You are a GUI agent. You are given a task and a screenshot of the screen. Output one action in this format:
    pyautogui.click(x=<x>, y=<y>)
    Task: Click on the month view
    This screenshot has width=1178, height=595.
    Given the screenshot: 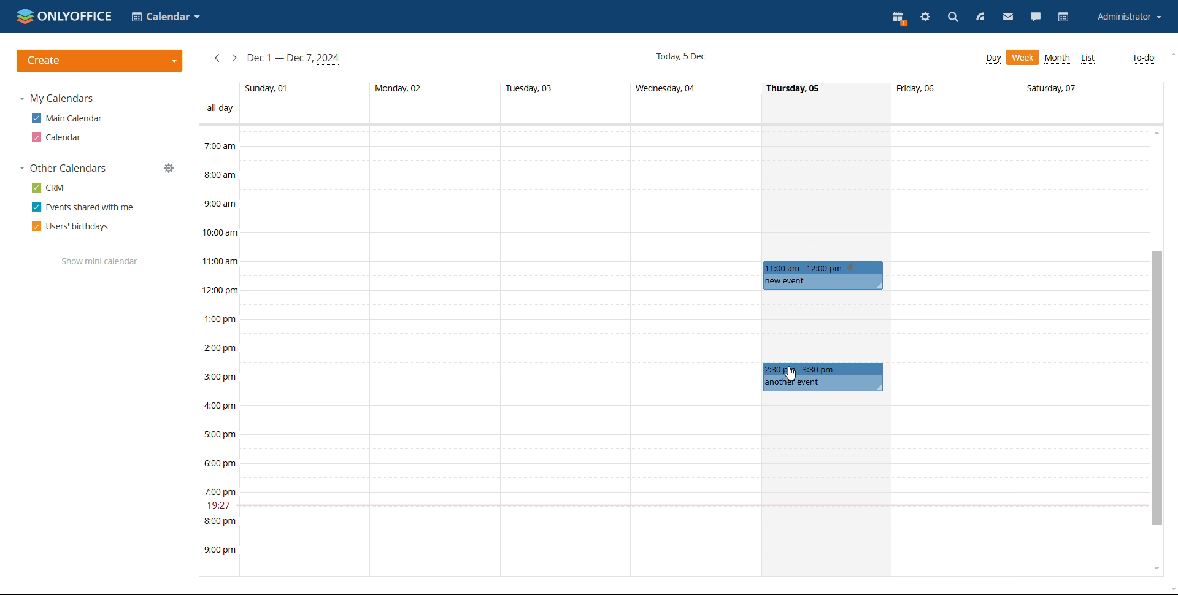 What is the action you would take?
    pyautogui.click(x=1058, y=59)
    